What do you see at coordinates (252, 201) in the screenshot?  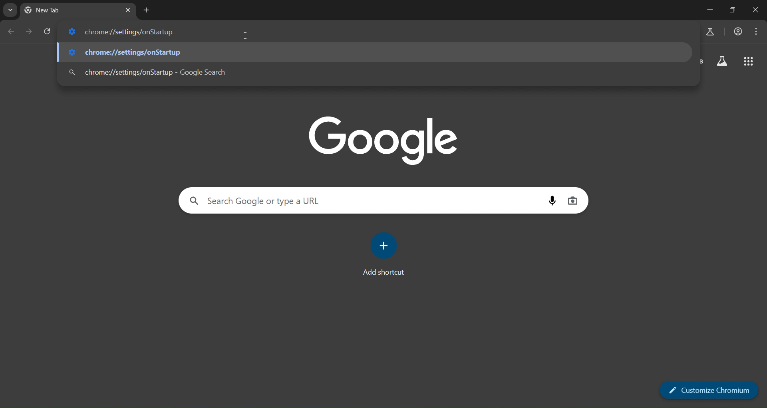 I see `search panel` at bounding box center [252, 201].